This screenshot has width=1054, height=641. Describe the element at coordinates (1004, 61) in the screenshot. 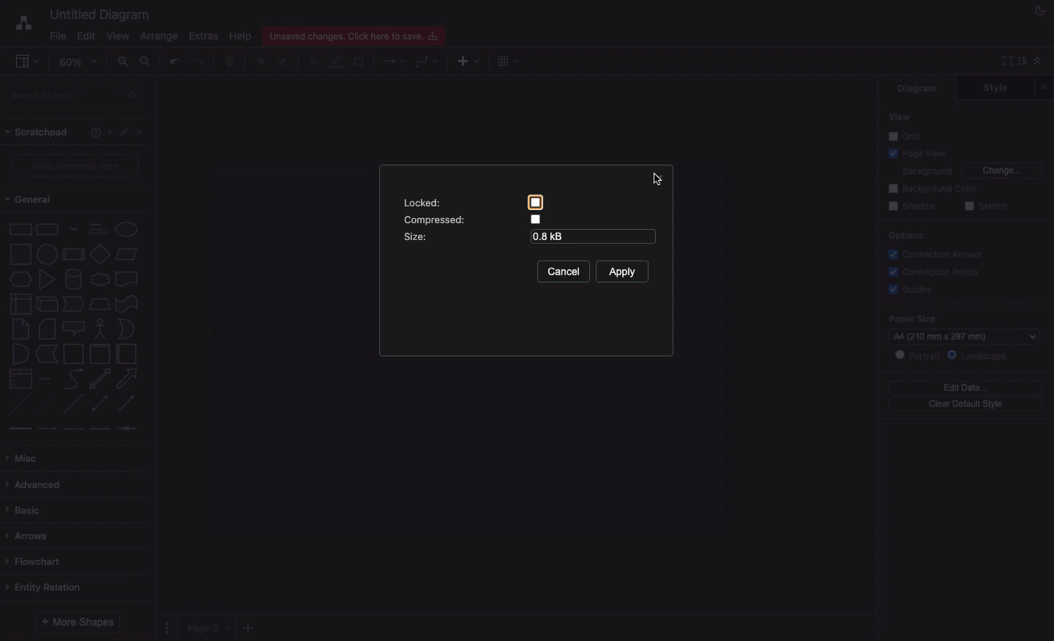

I see `Full screen` at that location.